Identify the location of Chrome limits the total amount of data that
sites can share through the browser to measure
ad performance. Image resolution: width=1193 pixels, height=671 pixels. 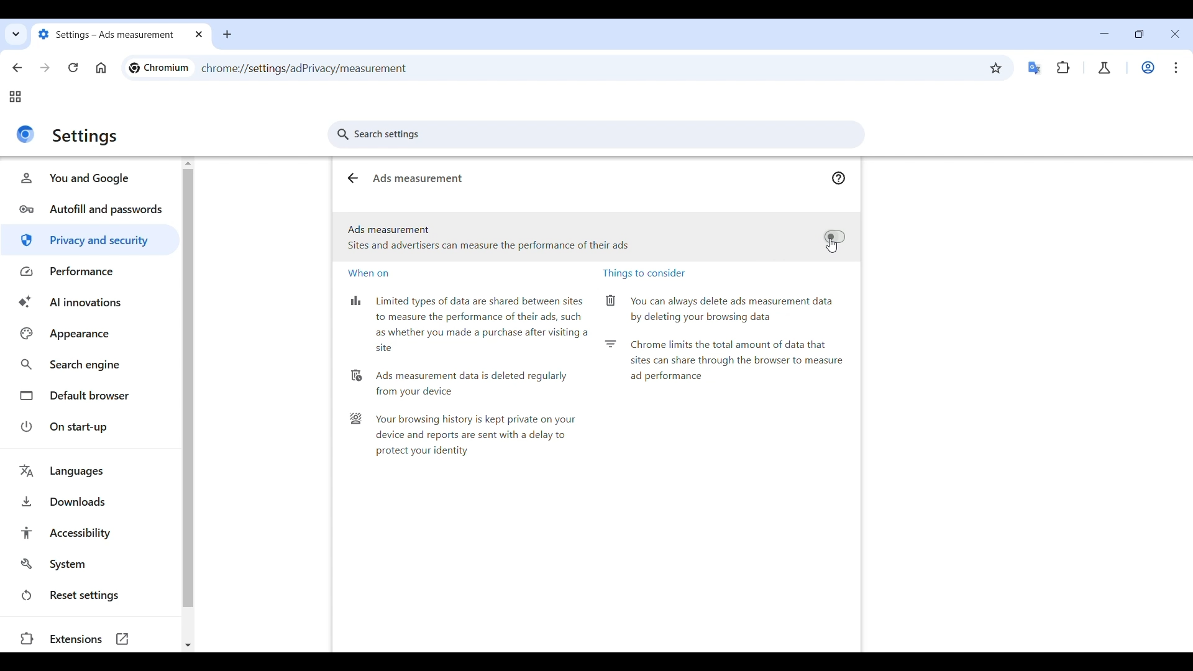
(726, 364).